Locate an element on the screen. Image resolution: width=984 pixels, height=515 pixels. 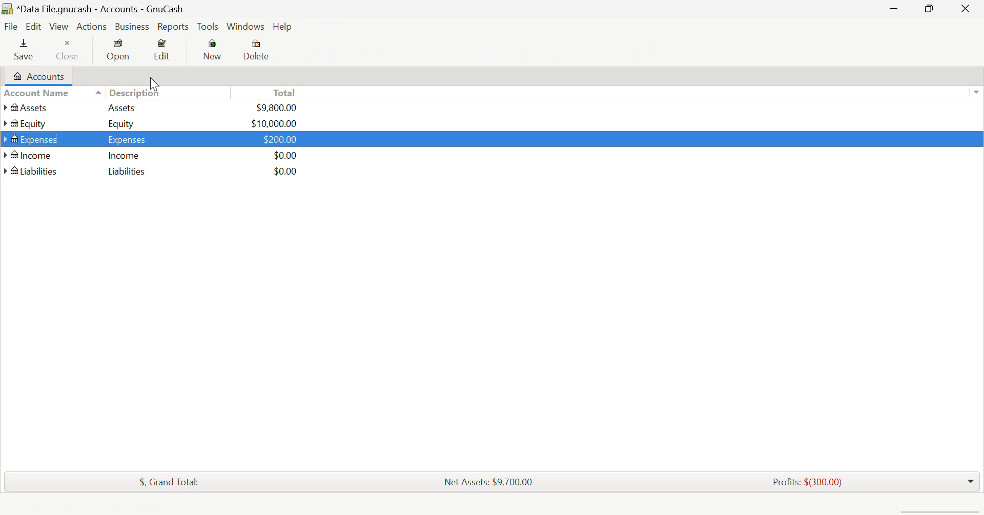
Expenses Expenses $200.00 is located at coordinates (151, 138).